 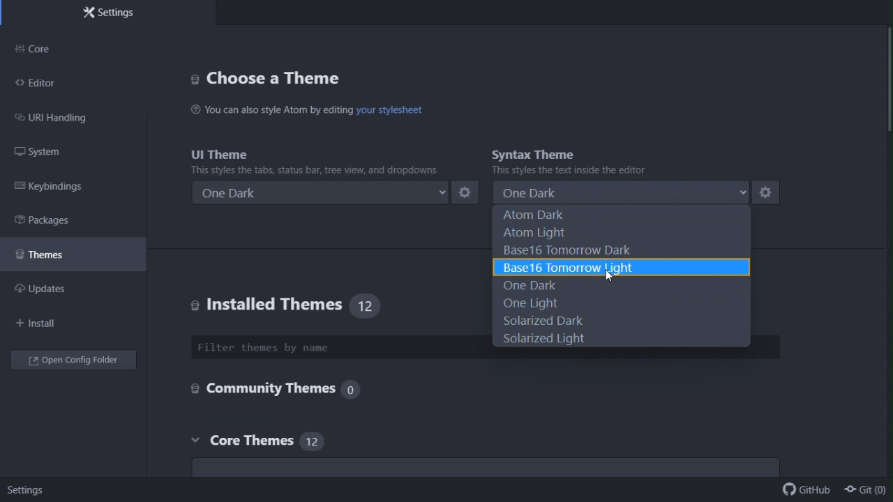 What do you see at coordinates (44, 84) in the screenshot?
I see `Editor` at bounding box center [44, 84].